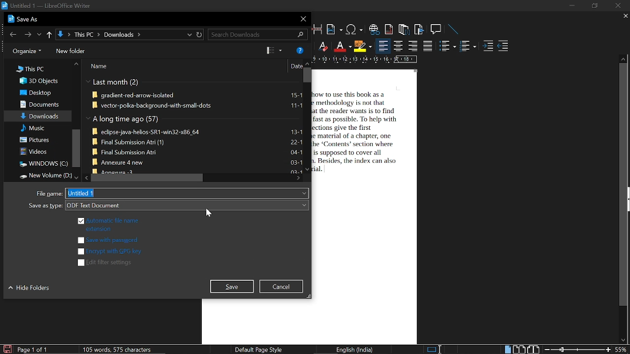  Describe the element at coordinates (232, 287) in the screenshot. I see `save` at that location.